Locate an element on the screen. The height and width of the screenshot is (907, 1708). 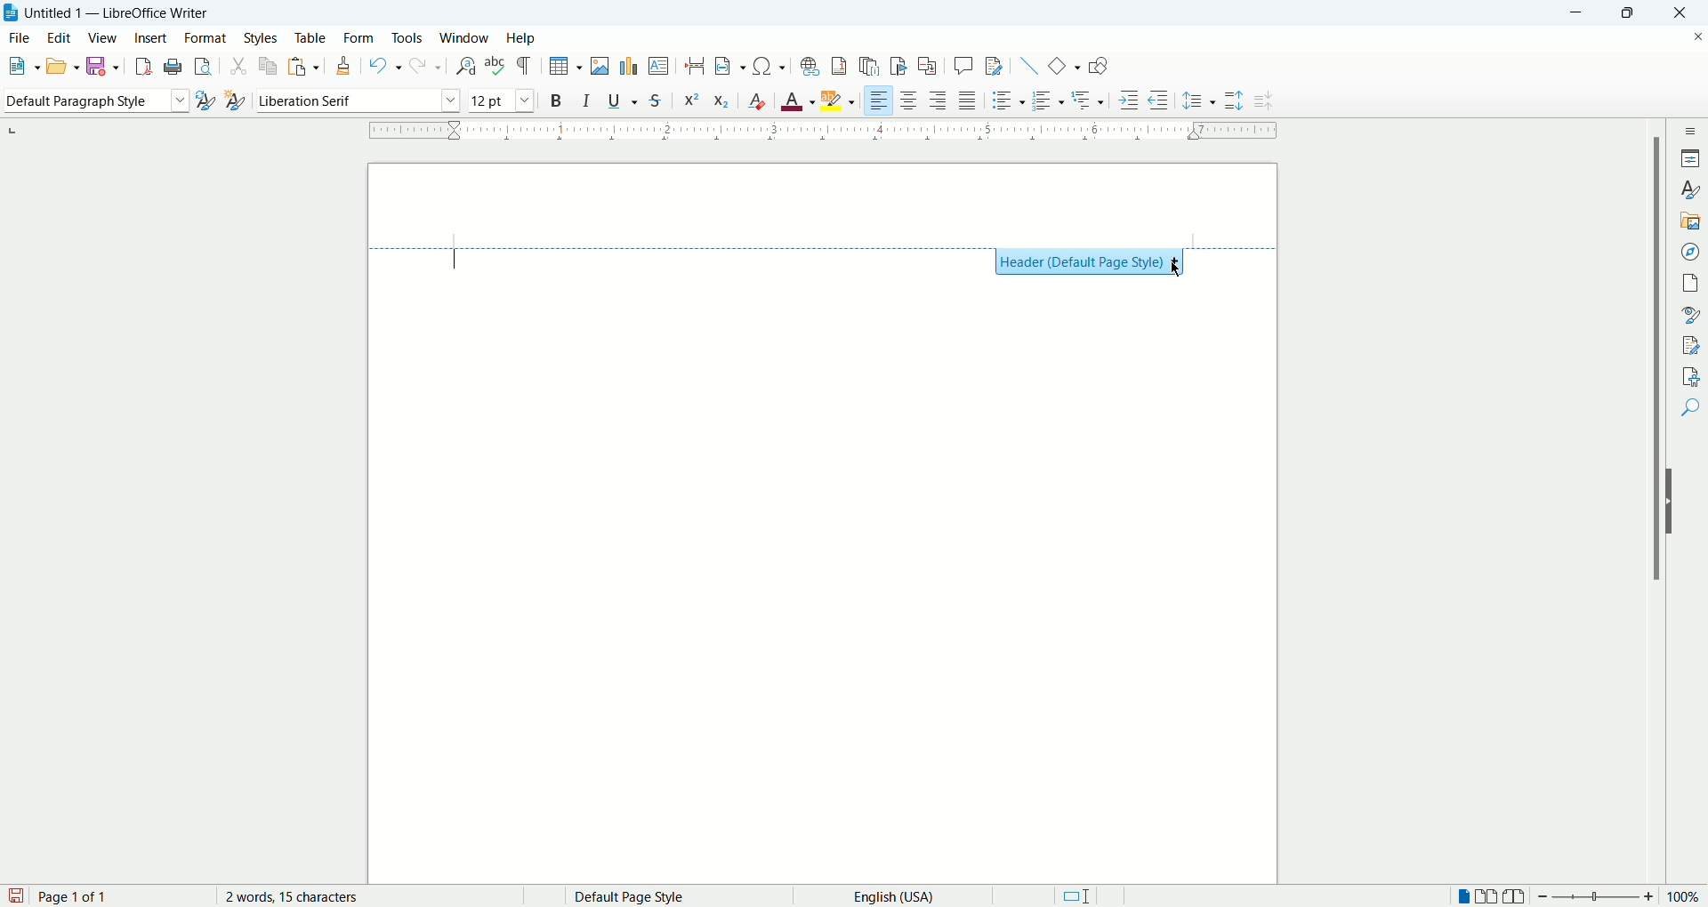
increase indent is located at coordinates (1128, 100).